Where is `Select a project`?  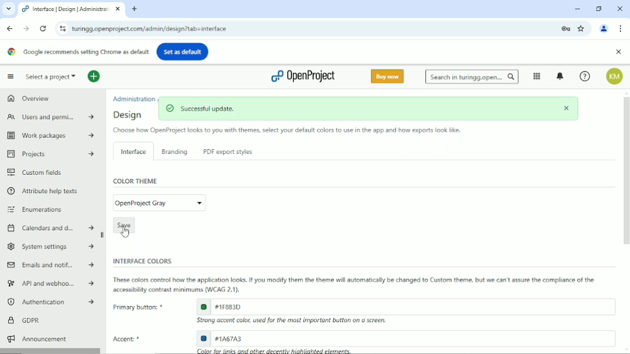
Select a project is located at coordinates (51, 77).